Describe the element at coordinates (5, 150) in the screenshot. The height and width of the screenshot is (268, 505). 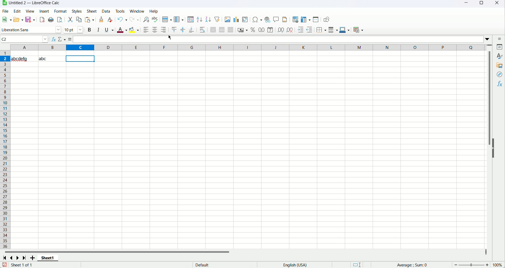
I see `rows` at that location.